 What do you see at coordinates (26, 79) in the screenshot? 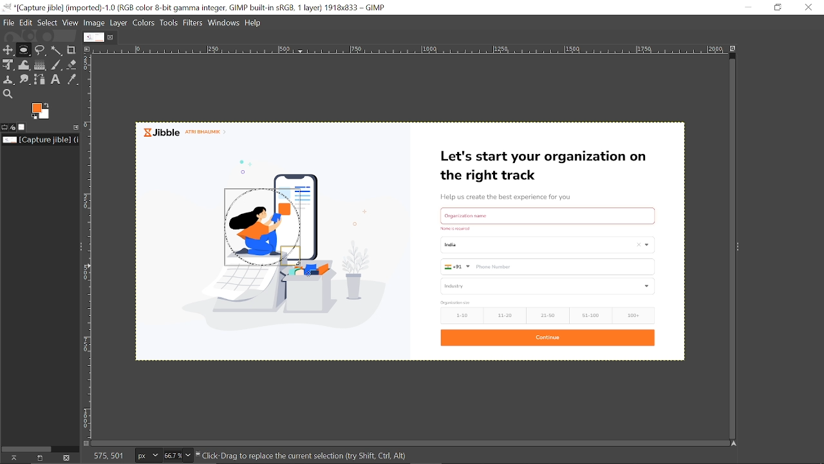
I see `Smudge tool` at bounding box center [26, 79].